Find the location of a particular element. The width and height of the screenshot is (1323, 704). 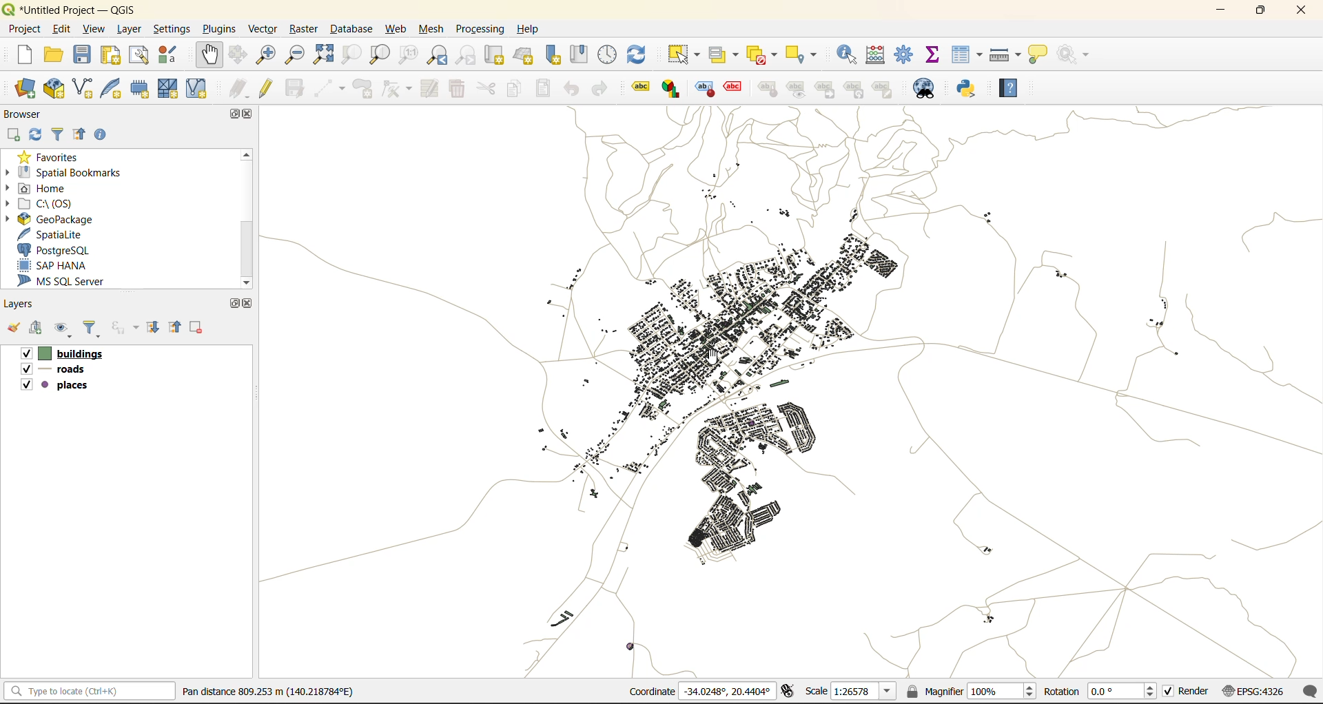

mesh is located at coordinates (434, 29).